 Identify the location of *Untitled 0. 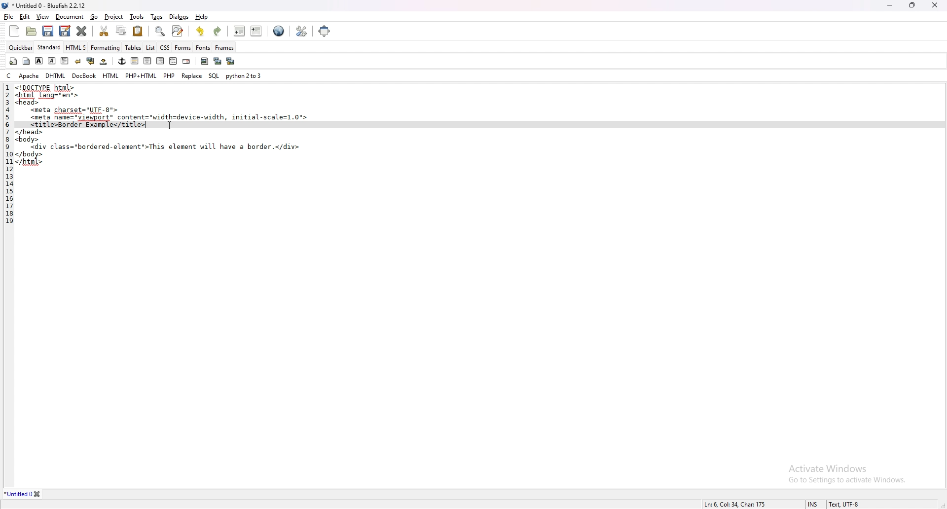
(24, 494).